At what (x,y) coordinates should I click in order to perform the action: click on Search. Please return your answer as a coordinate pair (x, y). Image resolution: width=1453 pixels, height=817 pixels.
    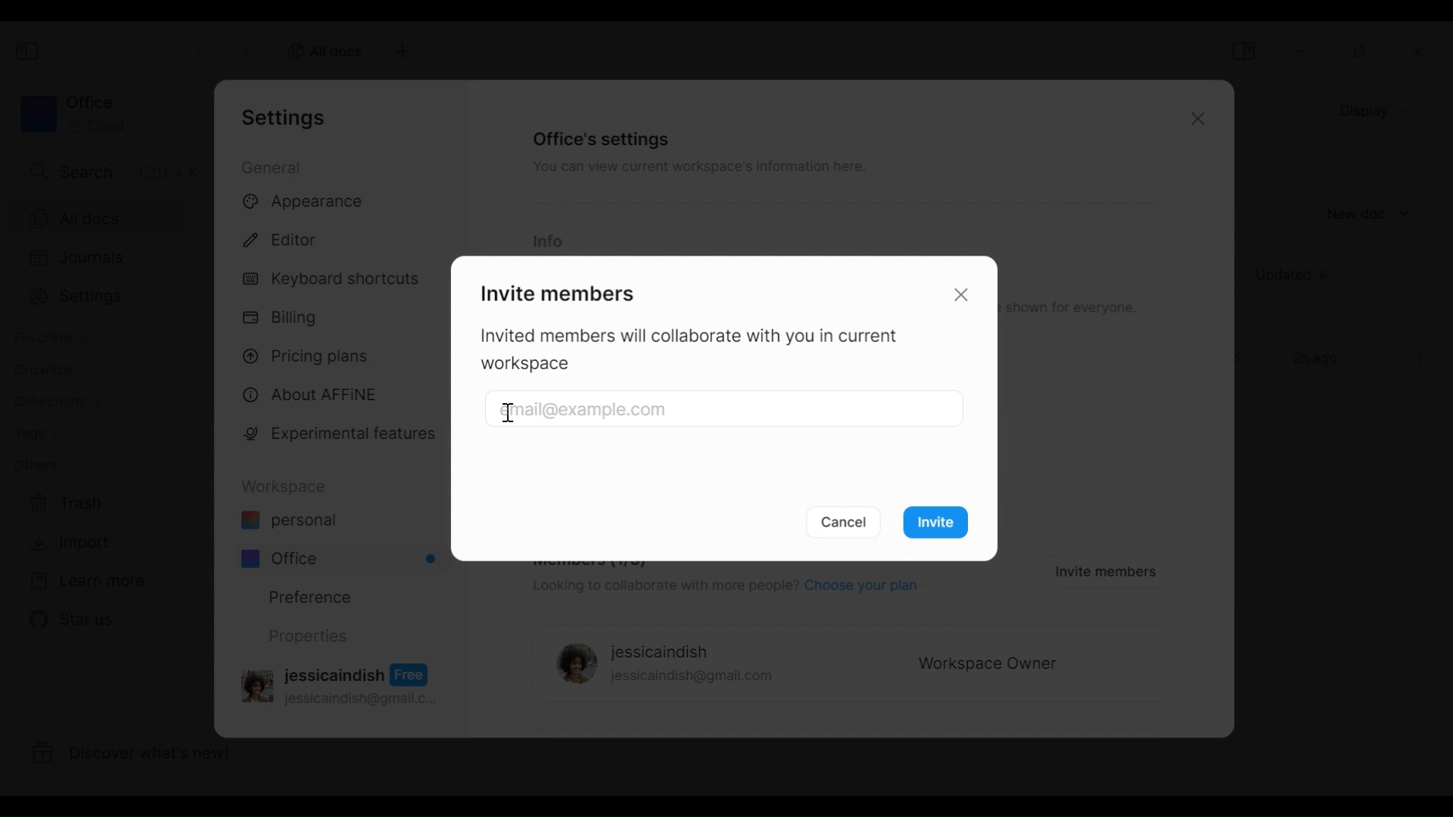
    Looking at the image, I should click on (111, 171).